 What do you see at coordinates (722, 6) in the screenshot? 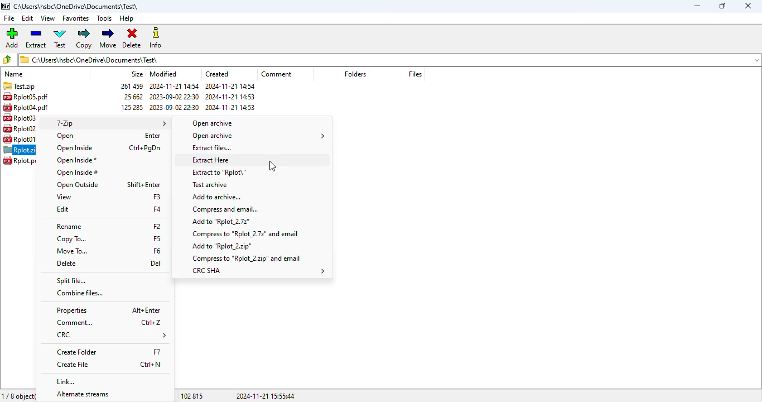
I see `maximize` at bounding box center [722, 6].